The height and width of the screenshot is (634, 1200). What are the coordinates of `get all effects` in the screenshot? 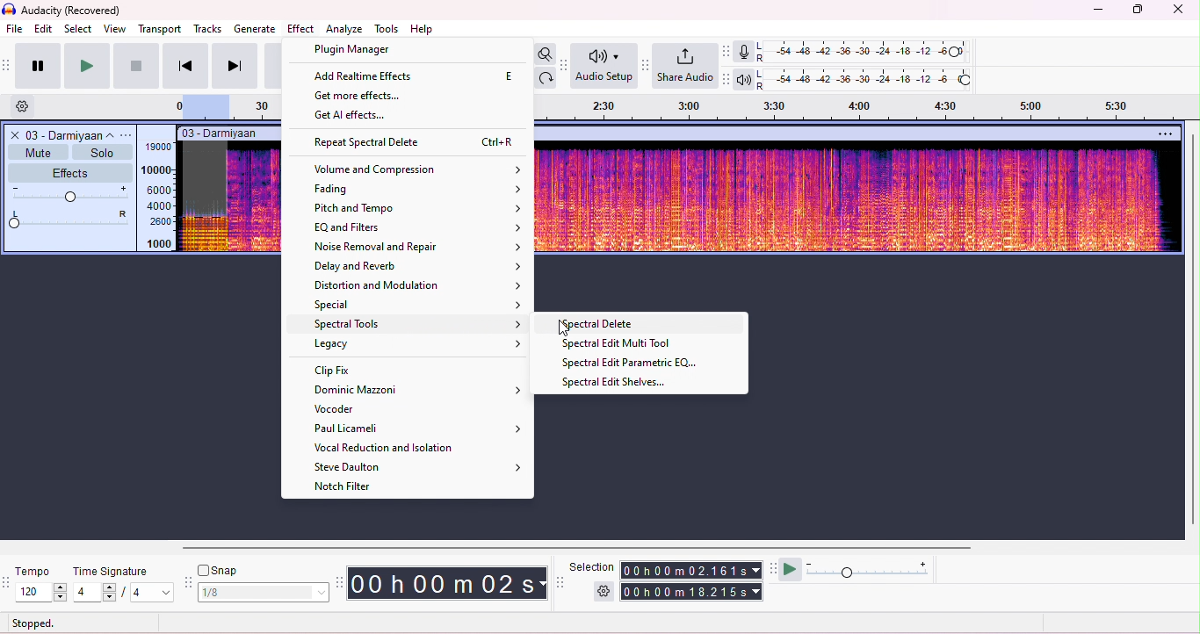 It's located at (395, 79).